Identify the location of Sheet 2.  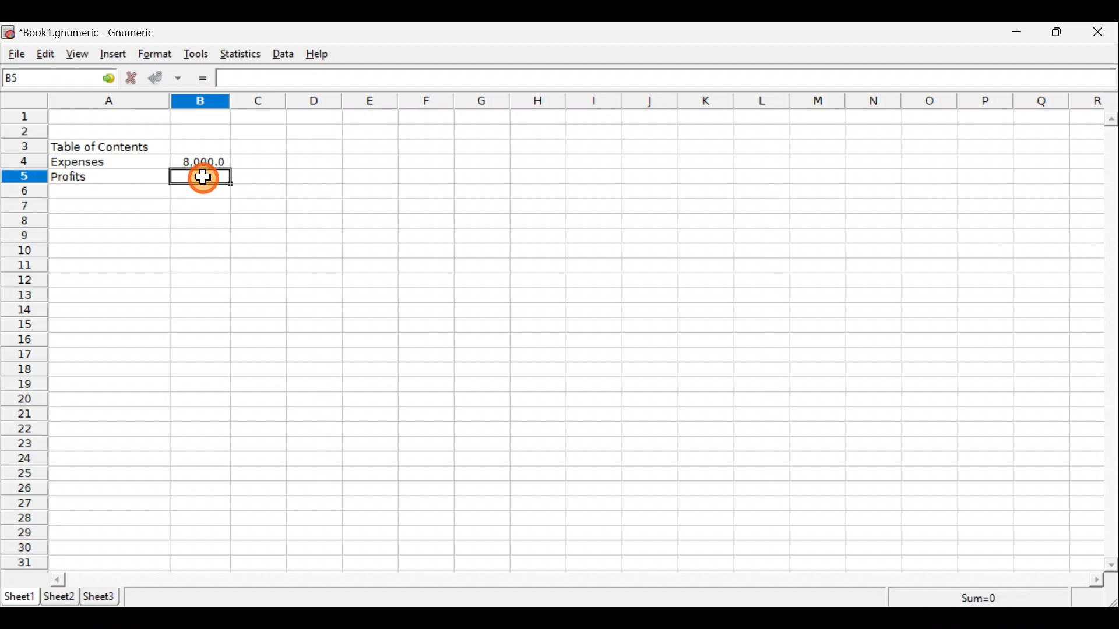
(60, 596).